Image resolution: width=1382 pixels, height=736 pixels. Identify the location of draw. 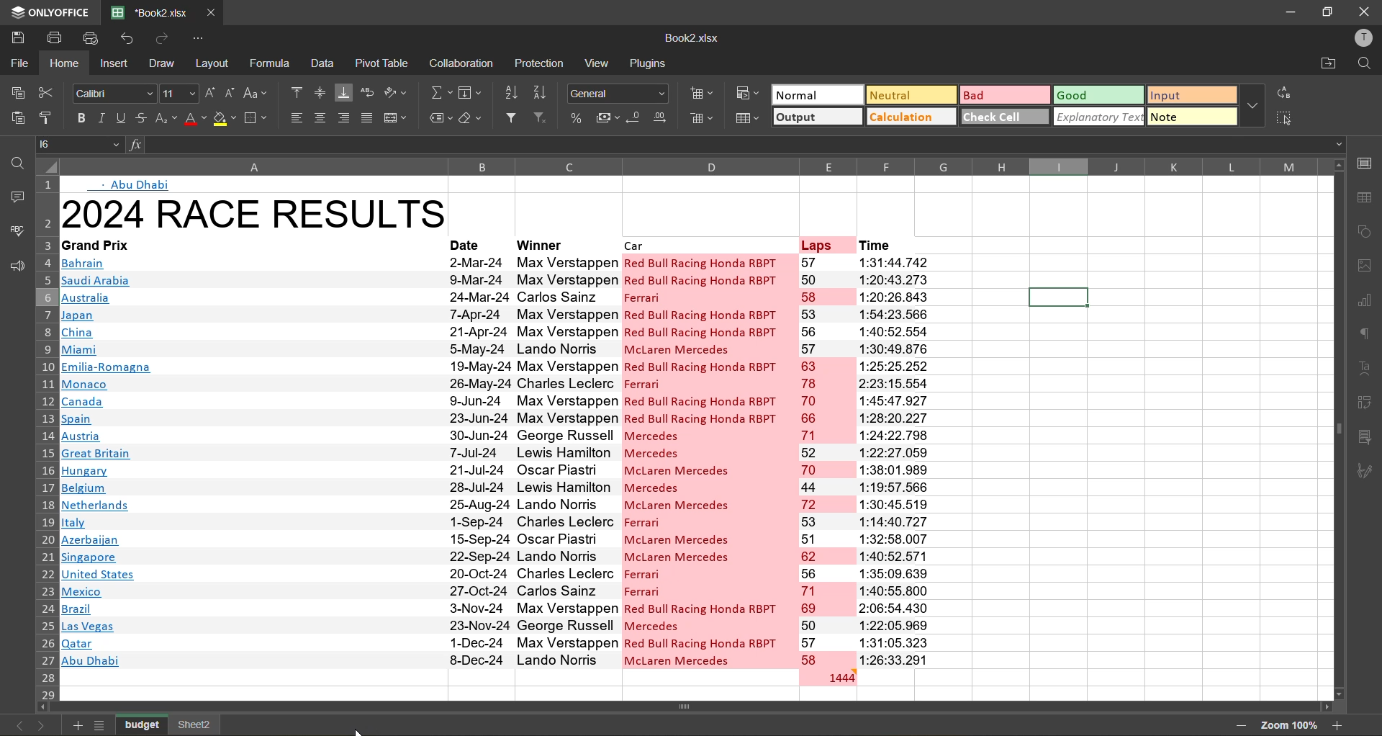
(164, 63).